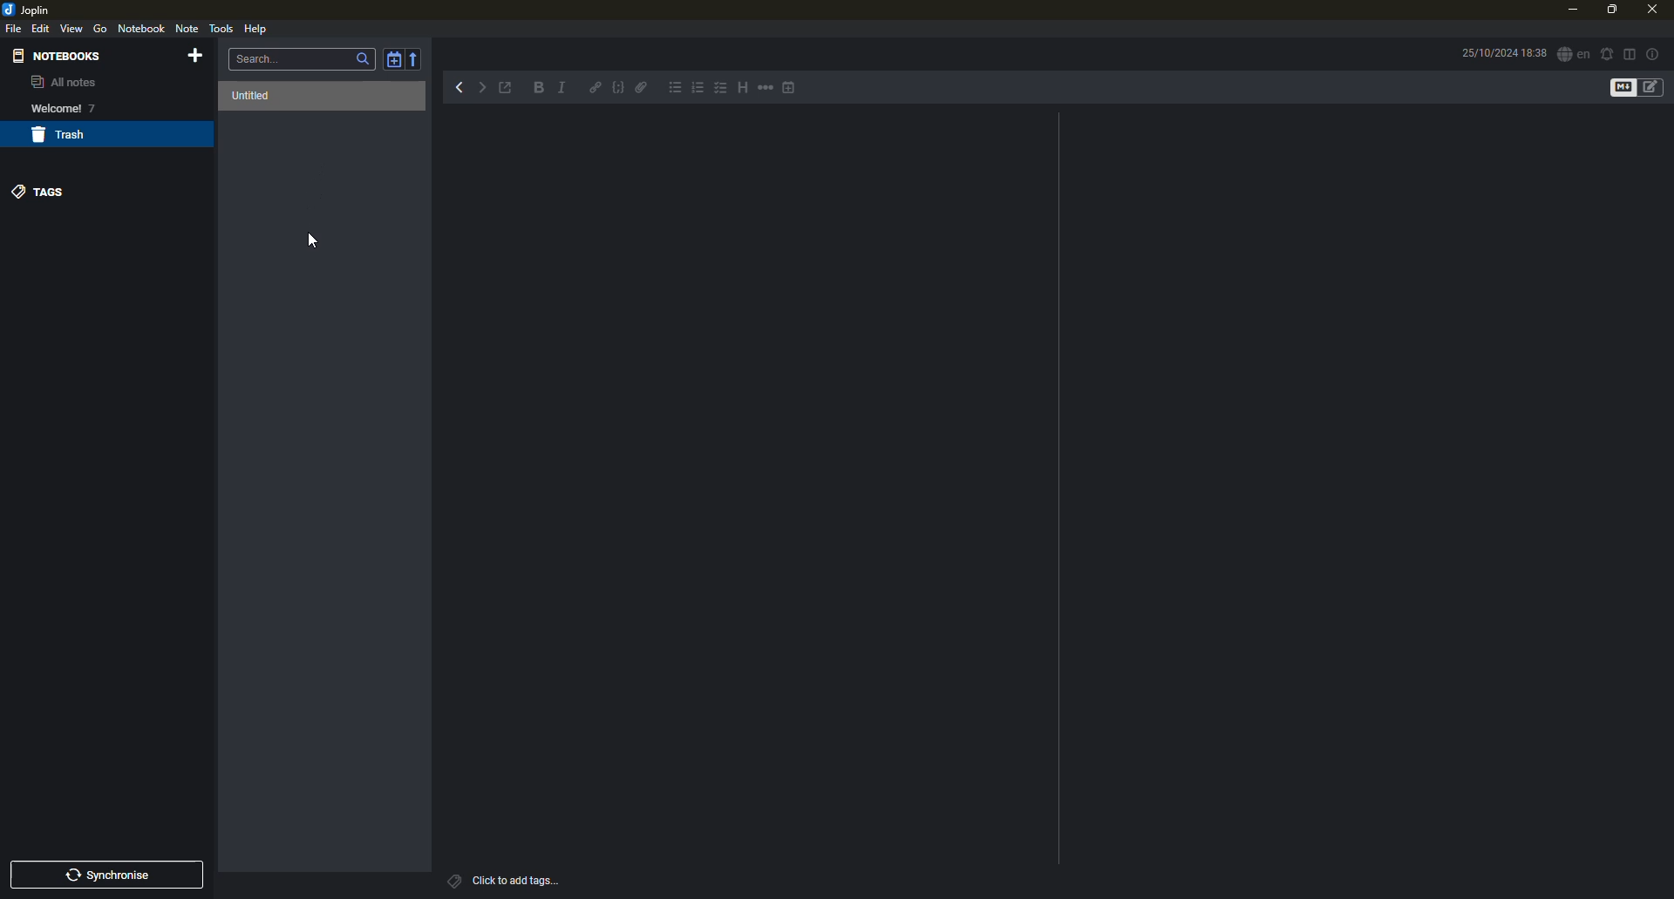 This screenshot has height=899, width=1674. I want to click on tools, so click(221, 28).